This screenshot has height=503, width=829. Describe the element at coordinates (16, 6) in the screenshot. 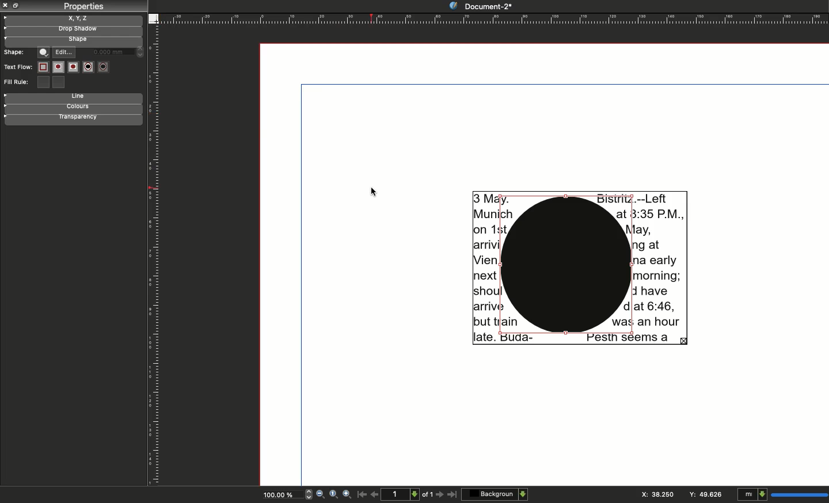

I see `Copy` at that location.